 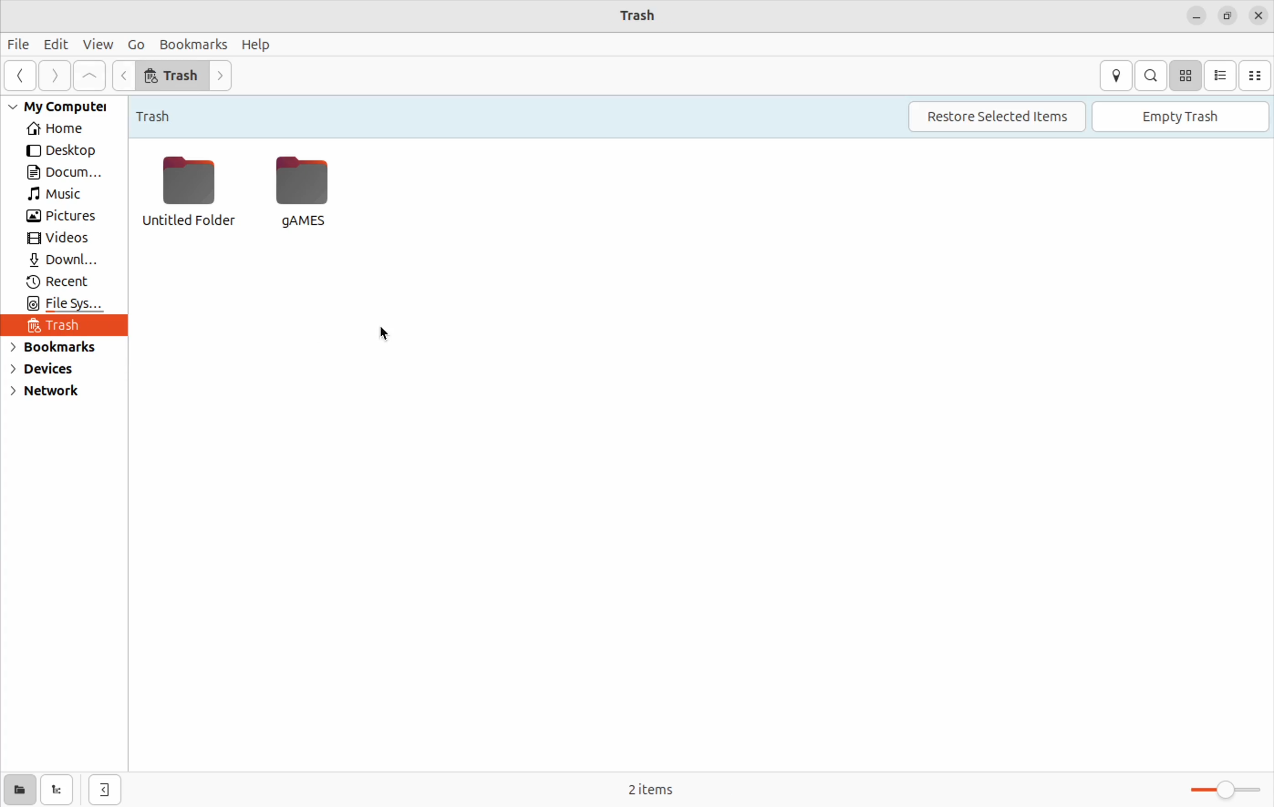 I want to click on recent, so click(x=62, y=284).